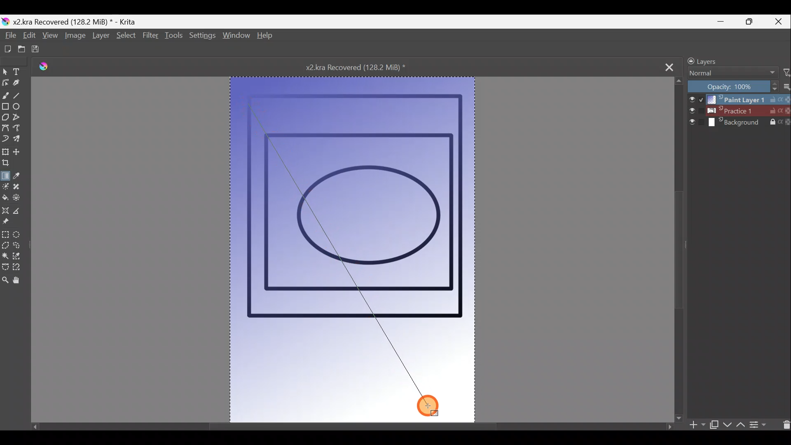 The height and width of the screenshot is (445, 791). I want to click on Krita logo, so click(49, 68).